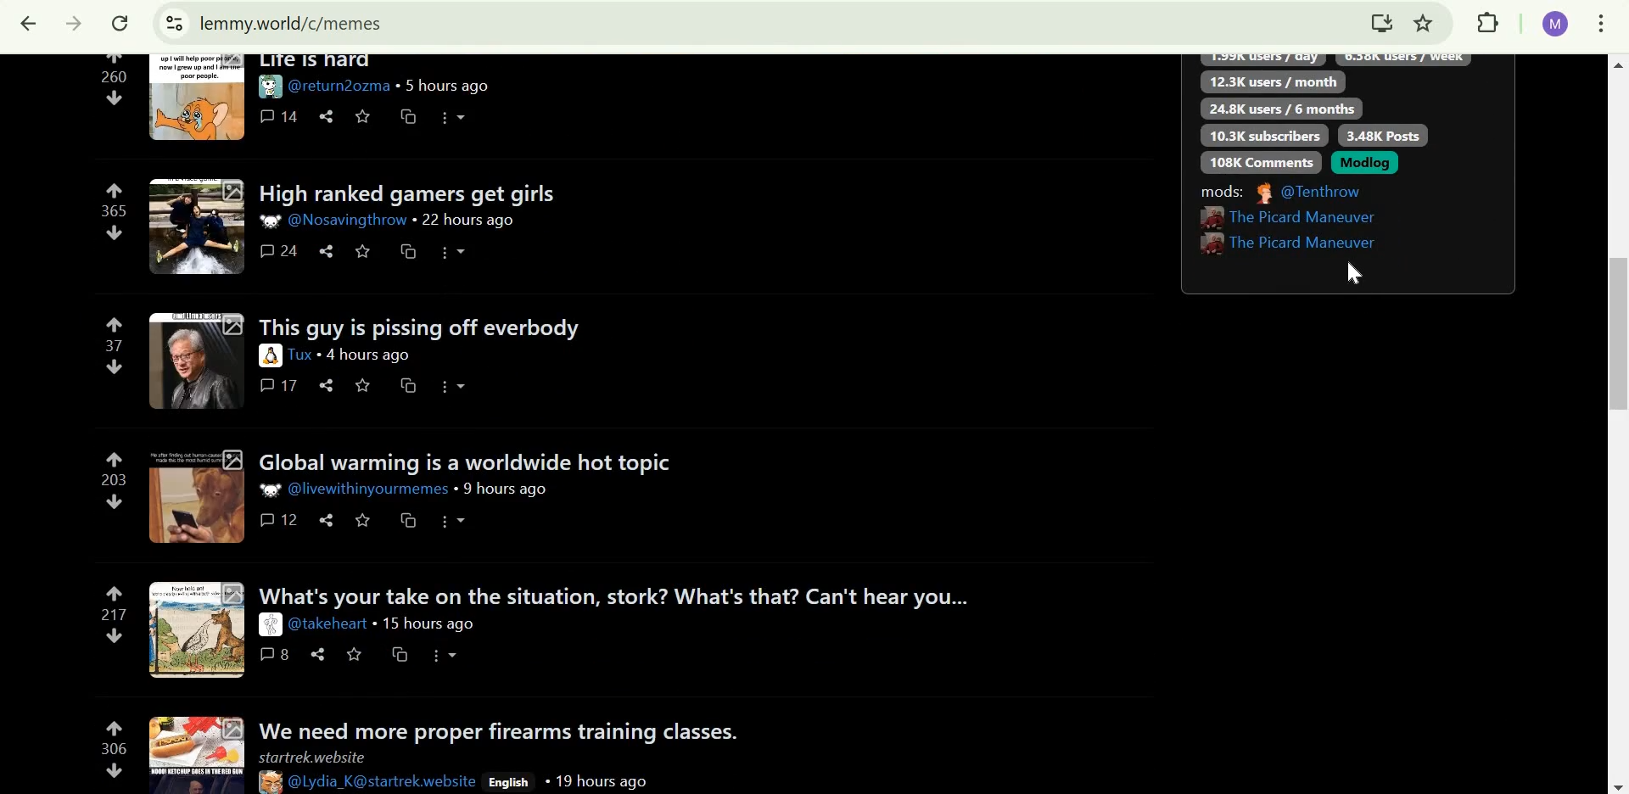  What do you see at coordinates (279, 116) in the screenshot?
I see `14 comments` at bounding box center [279, 116].